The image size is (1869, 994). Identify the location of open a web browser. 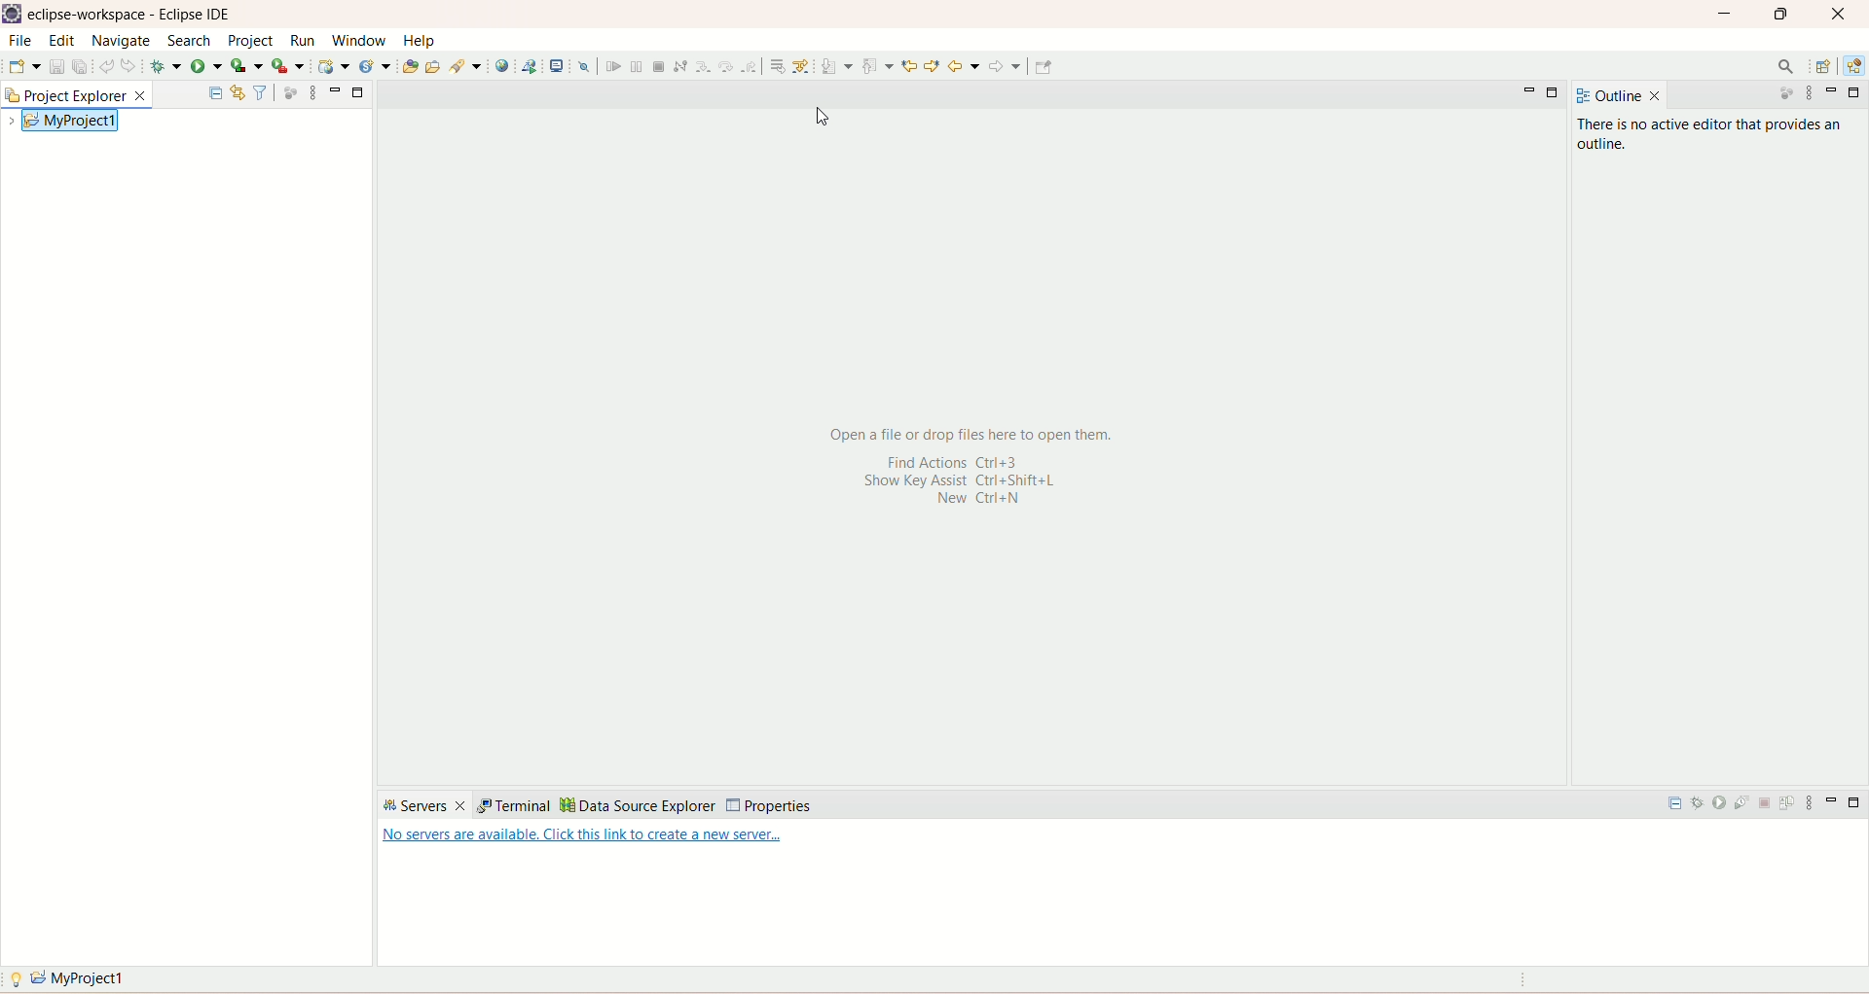
(505, 67).